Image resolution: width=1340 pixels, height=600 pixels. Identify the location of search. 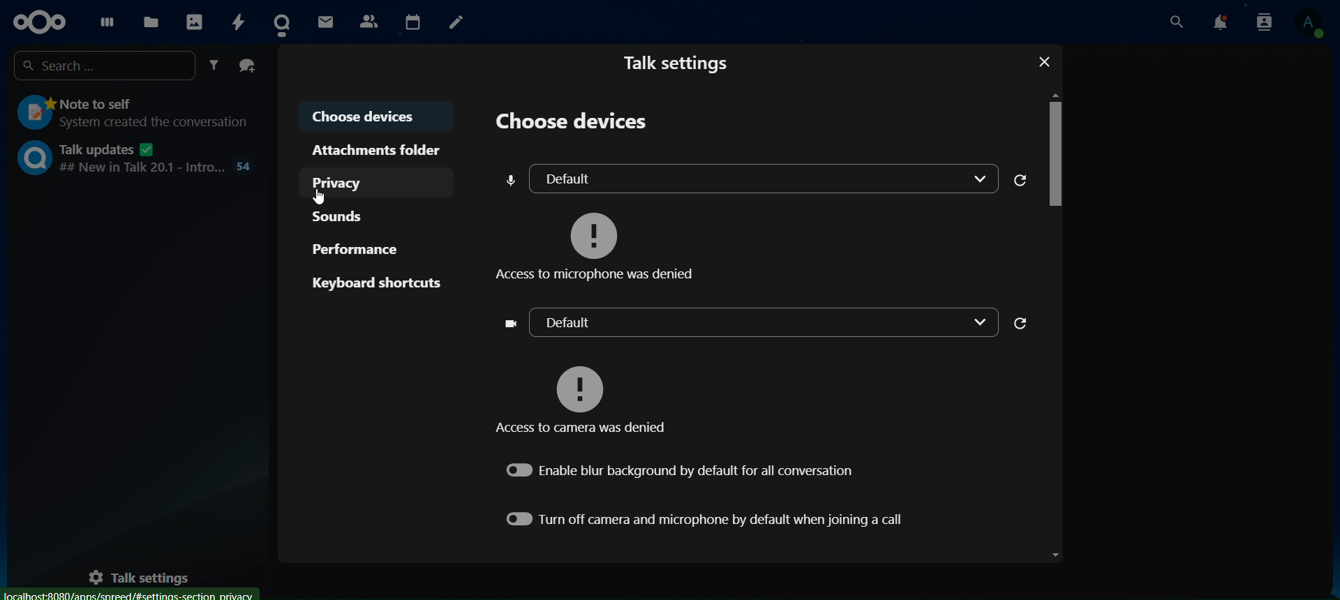
(106, 63).